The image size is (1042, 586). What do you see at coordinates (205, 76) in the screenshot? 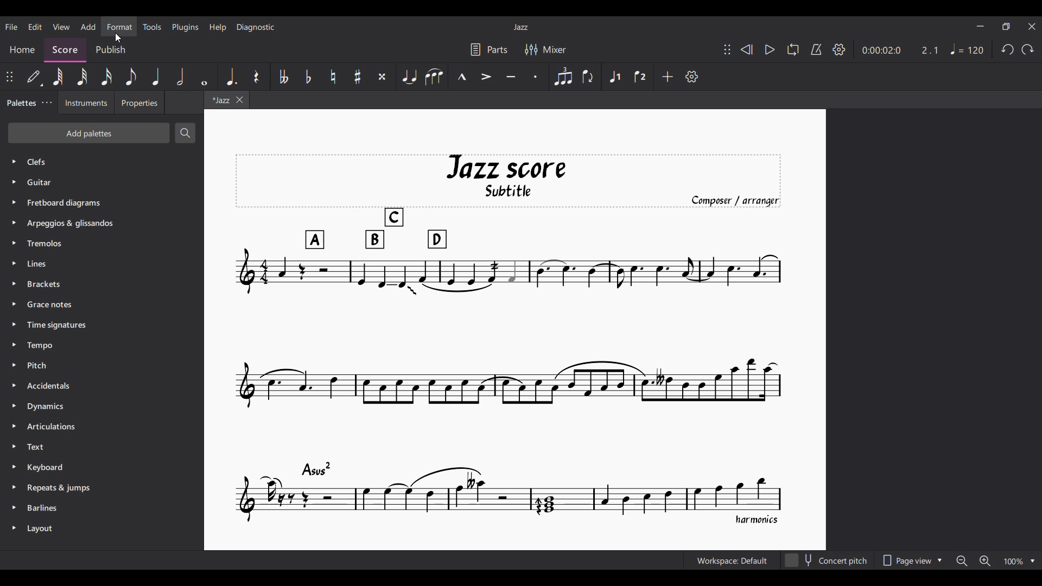
I see `Whole note` at bounding box center [205, 76].